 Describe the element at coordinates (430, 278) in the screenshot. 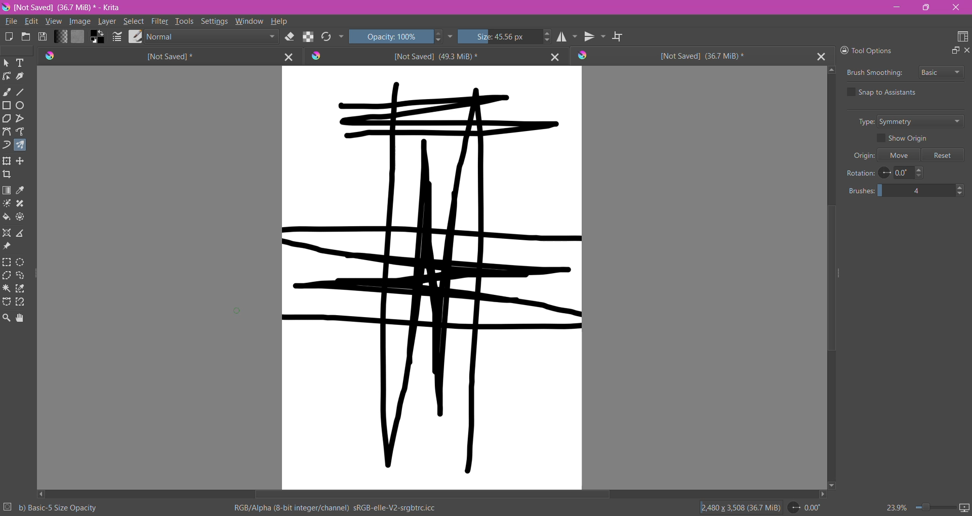

I see `Canvas with brushstrokes` at that location.